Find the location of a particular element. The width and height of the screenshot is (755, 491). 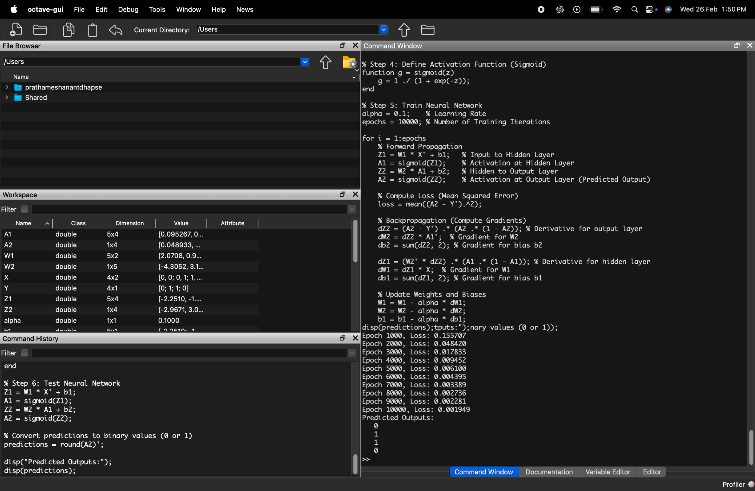

Class is located at coordinates (79, 224).